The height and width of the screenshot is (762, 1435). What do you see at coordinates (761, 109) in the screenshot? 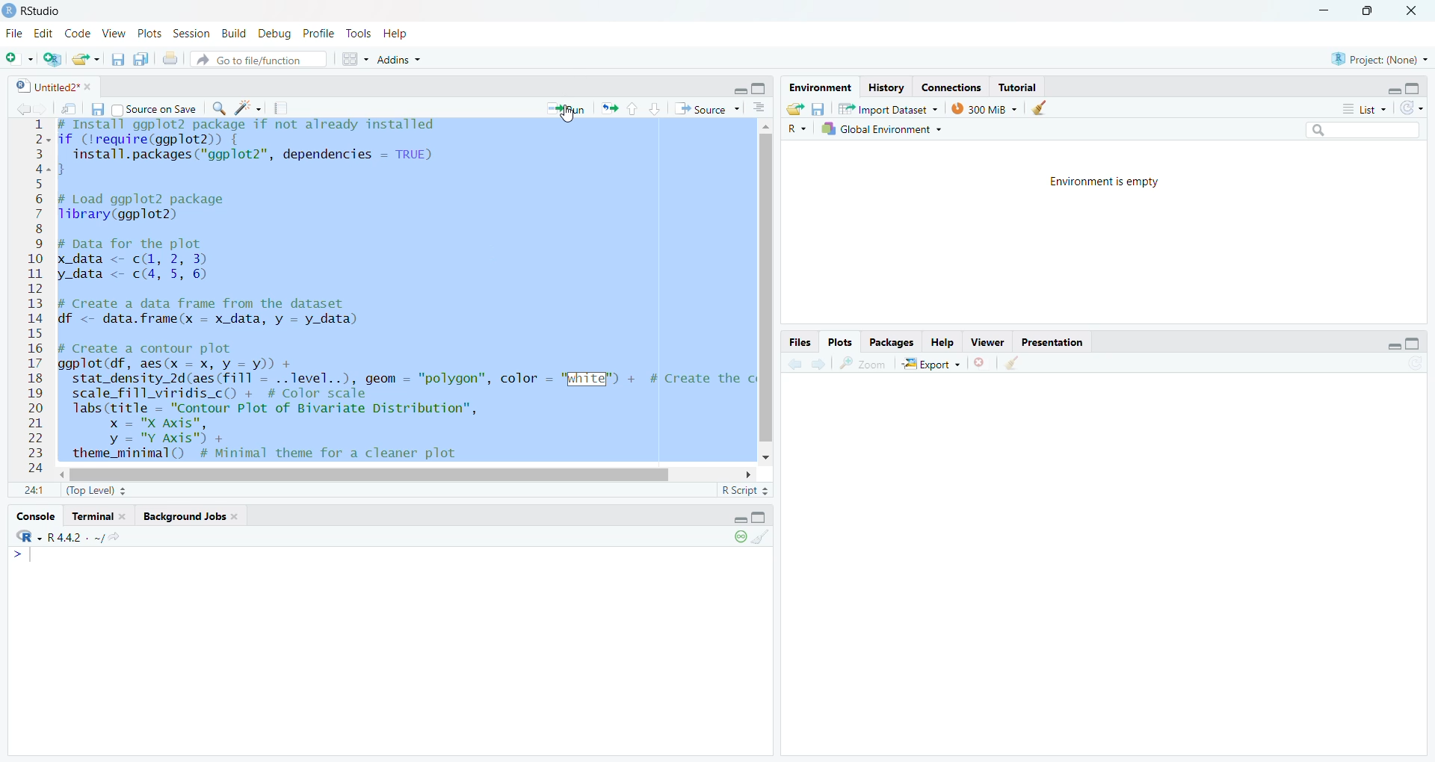
I see `show document outline` at bounding box center [761, 109].